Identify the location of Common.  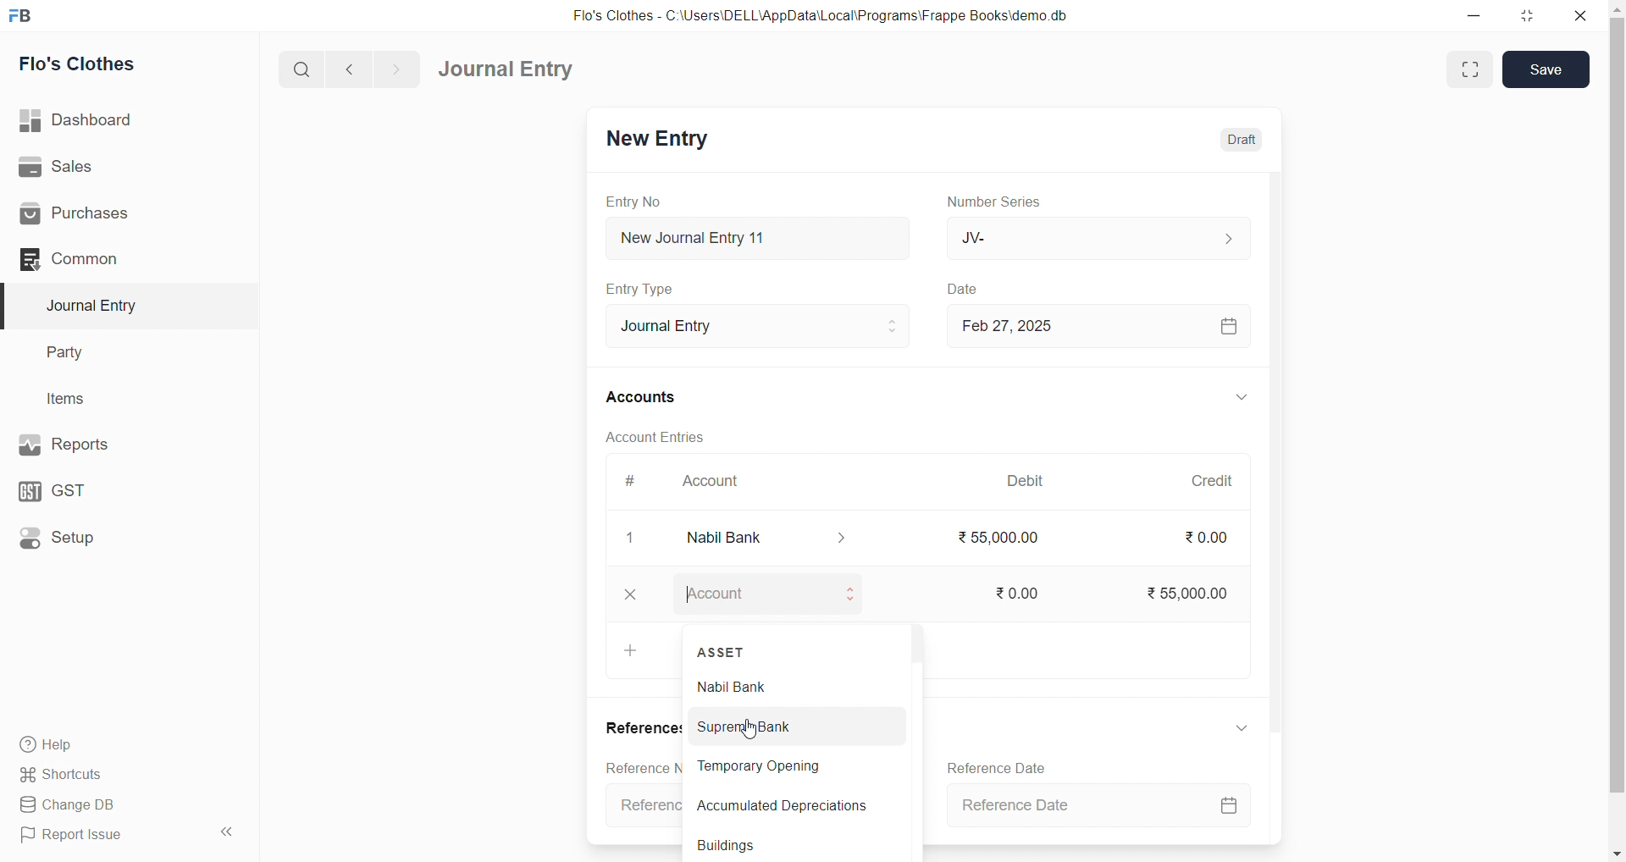
(102, 260).